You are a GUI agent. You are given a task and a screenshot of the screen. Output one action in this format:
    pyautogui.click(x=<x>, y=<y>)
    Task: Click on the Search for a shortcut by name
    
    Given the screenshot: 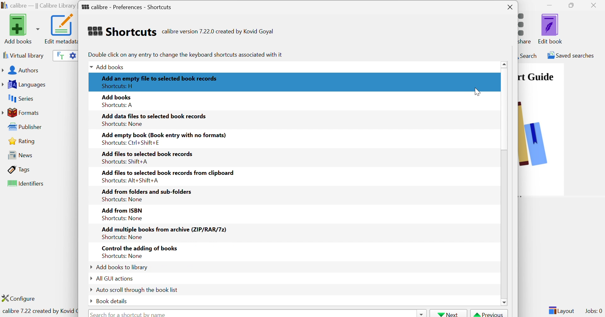 What is the action you would take?
    pyautogui.click(x=130, y=314)
    